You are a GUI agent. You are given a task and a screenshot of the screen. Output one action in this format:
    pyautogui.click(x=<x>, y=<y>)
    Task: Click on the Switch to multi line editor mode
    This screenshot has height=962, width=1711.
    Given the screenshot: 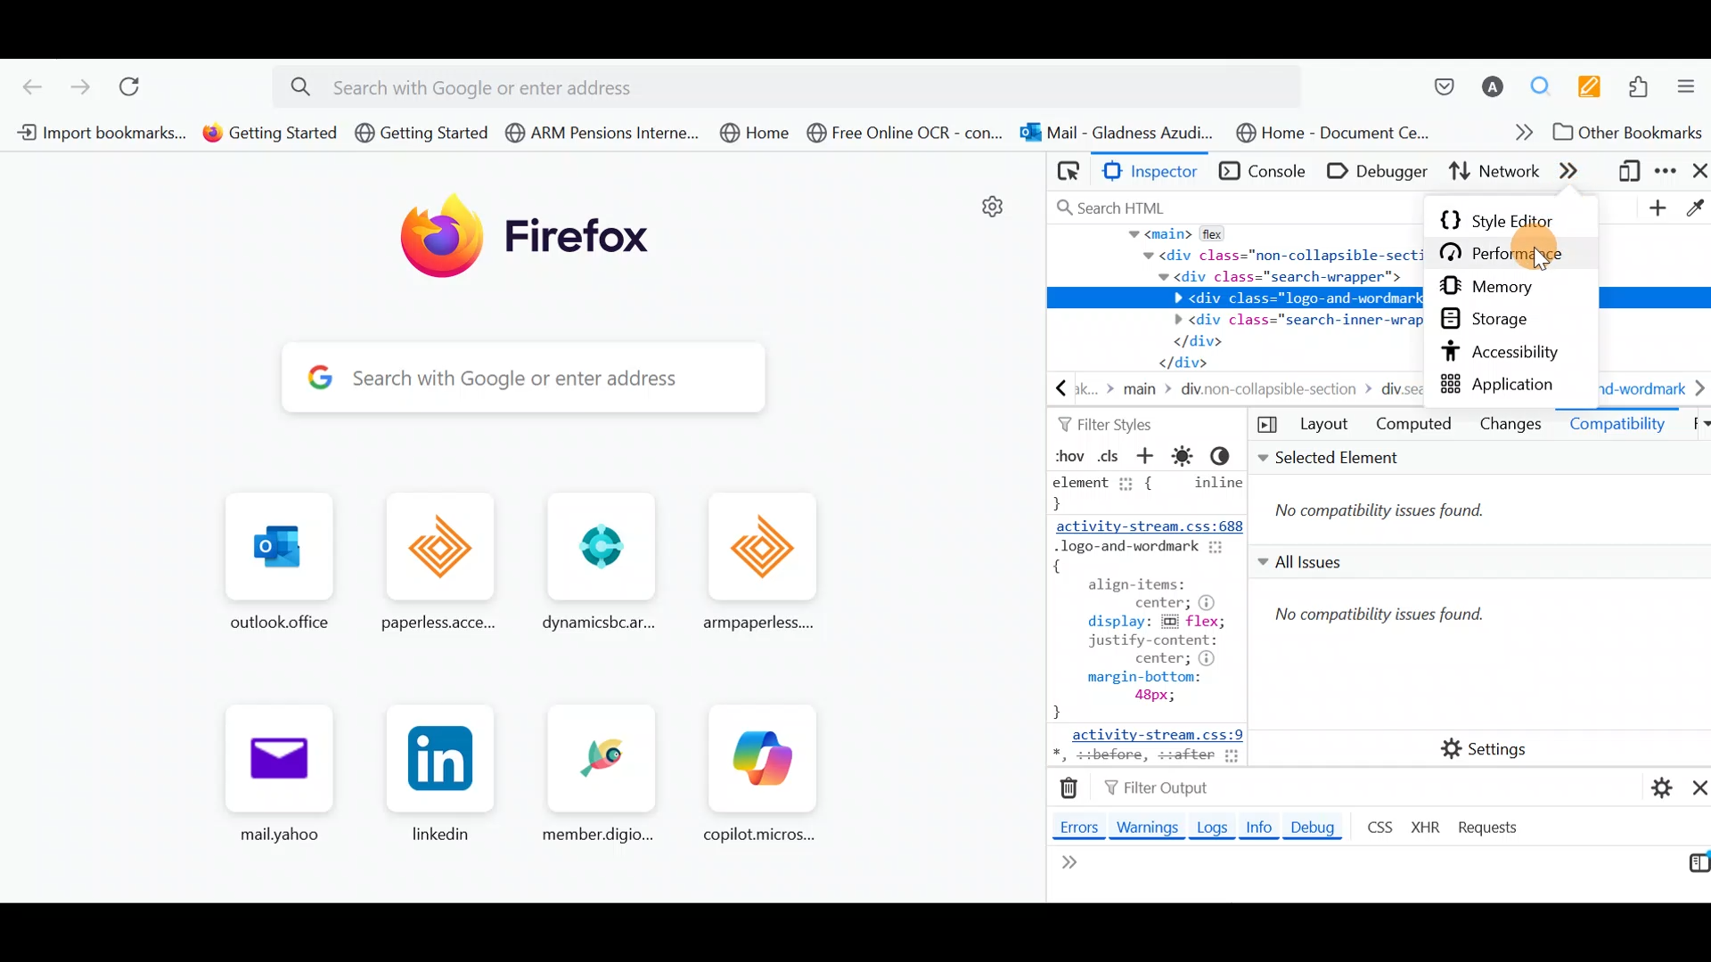 What is the action you would take?
    pyautogui.click(x=1692, y=868)
    